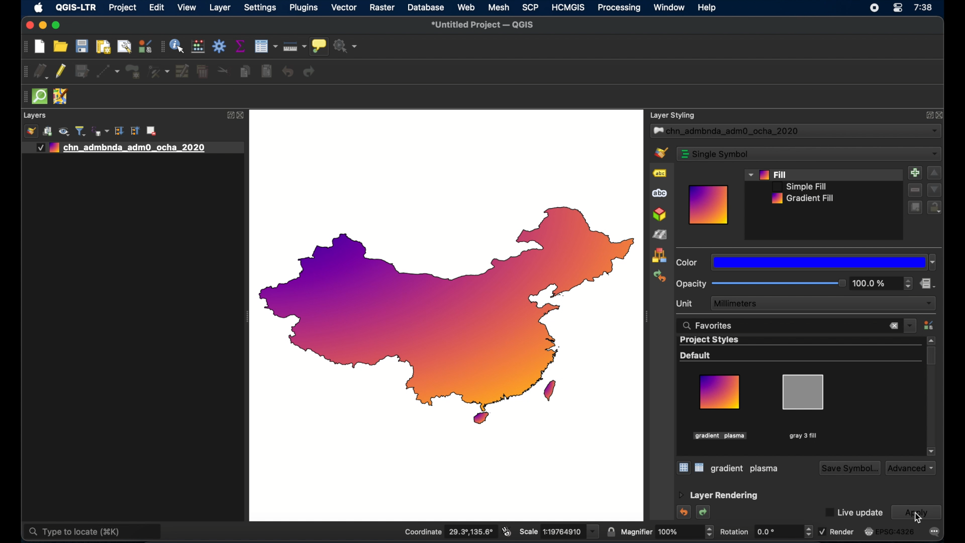 The image size is (965, 543). What do you see at coordinates (29, 26) in the screenshot?
I see `close` at bounding box center [29, 26].